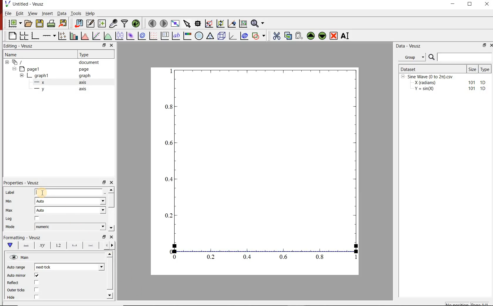 This screenshot has height=306, width=493. Describe the element at coordinates (113, 245) in the screenshot. I see `Move right` at that location.